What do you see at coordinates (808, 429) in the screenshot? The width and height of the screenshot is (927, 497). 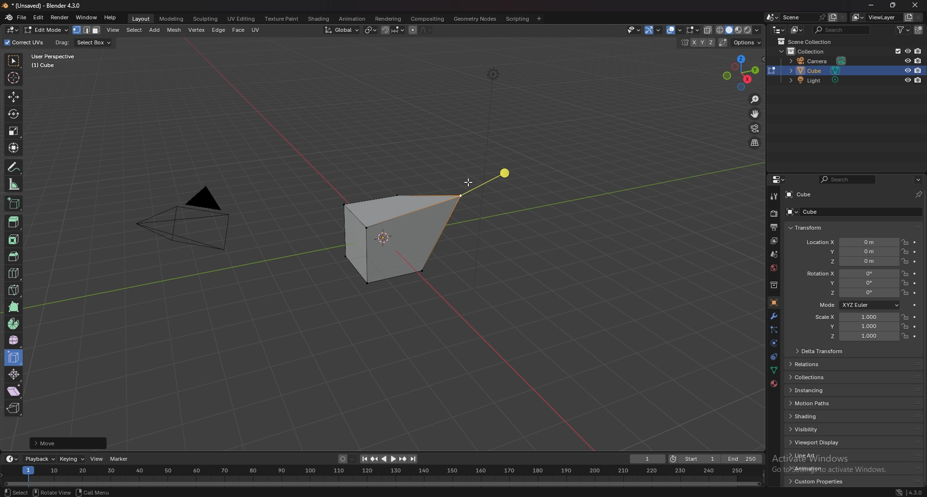 I see `visibility` at bounding box center [808, 429].